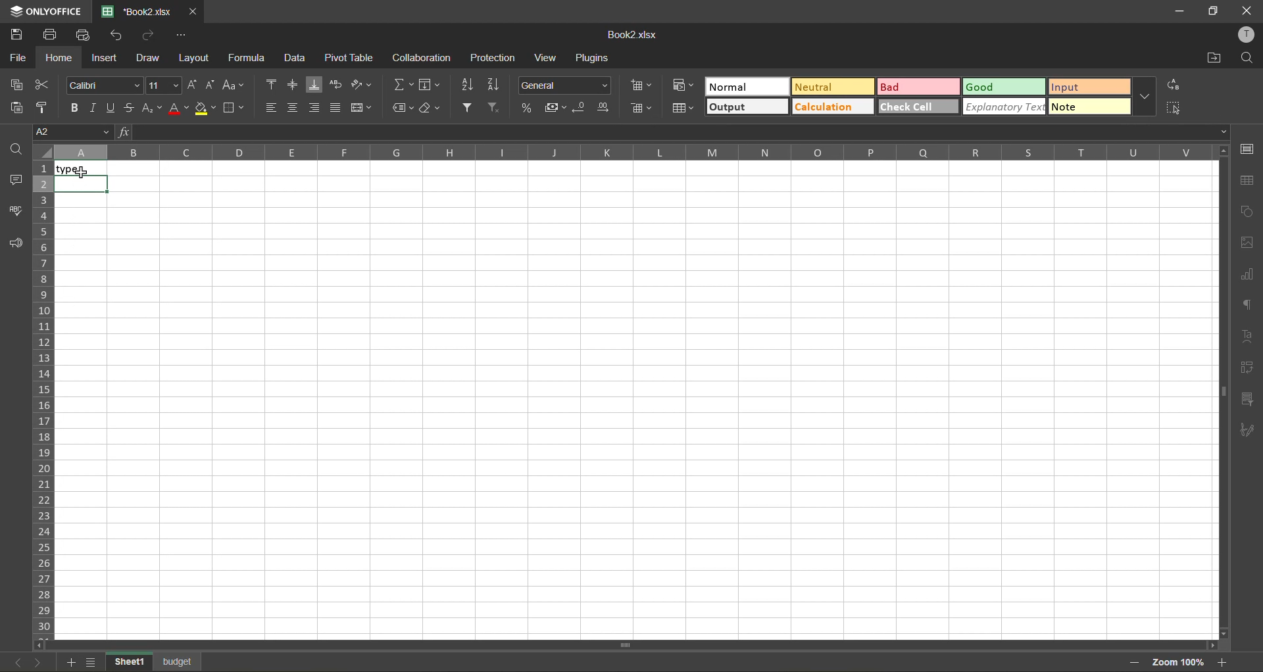 Image resolution: width=1263 pixels, height=672 pixels. Describe the element at coordinates (470, 108) in the screenshot. I see `filter` at that location.